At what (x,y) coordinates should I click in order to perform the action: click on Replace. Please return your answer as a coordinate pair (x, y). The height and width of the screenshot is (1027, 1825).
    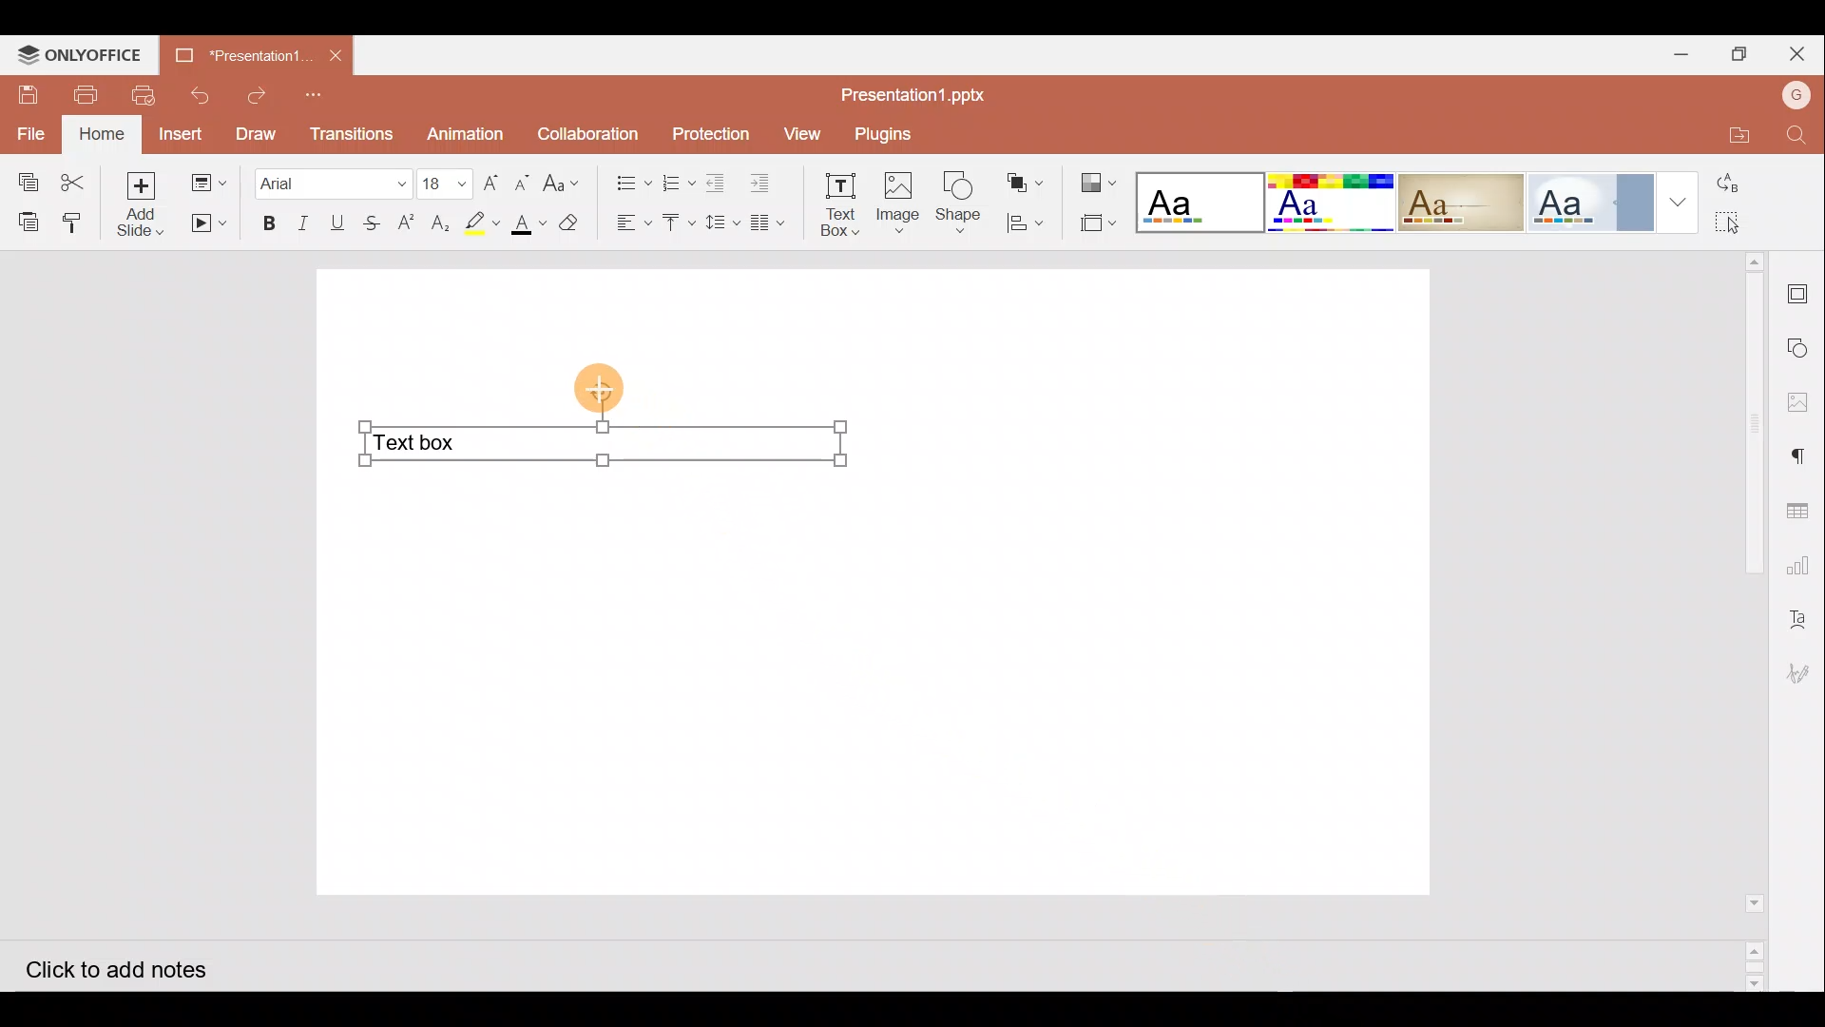
    Looking at the image, I should click on (1749, 185).